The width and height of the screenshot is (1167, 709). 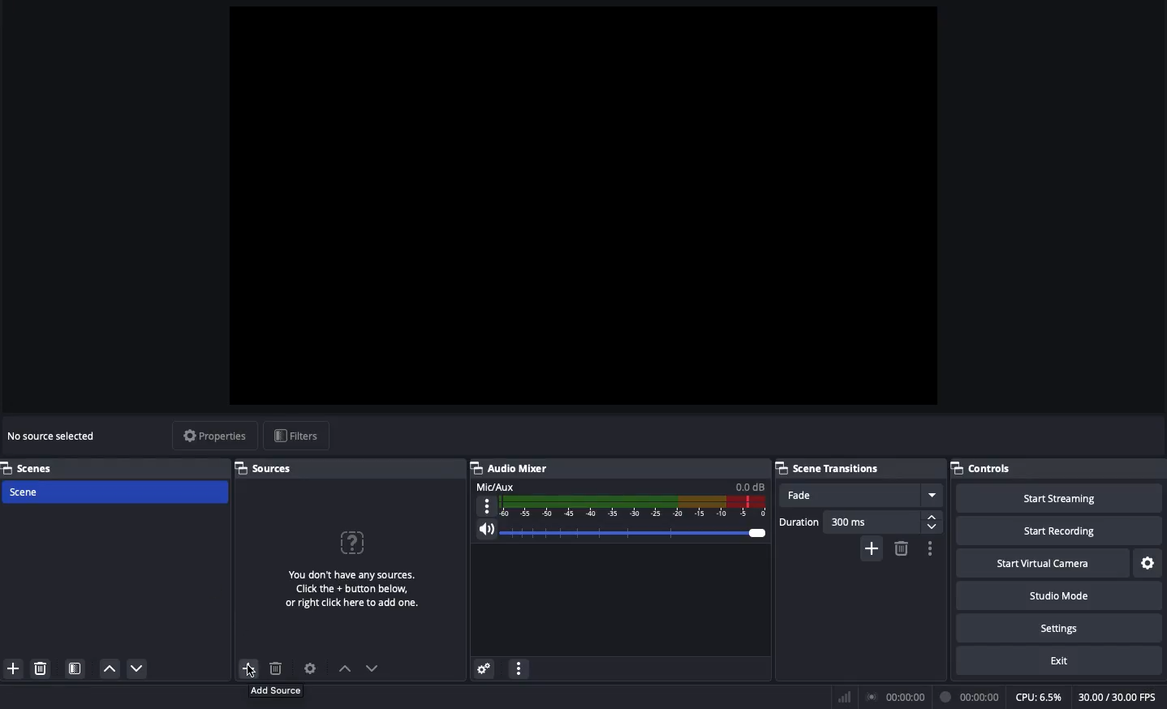 I want to click on Properties, so click(x=215, y=436).